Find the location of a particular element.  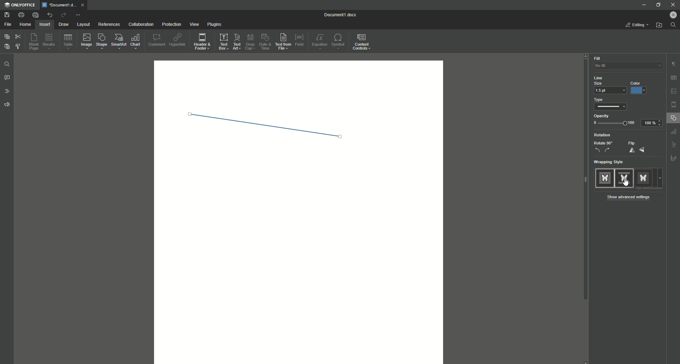

More Options is located at coordinates (79, 15).